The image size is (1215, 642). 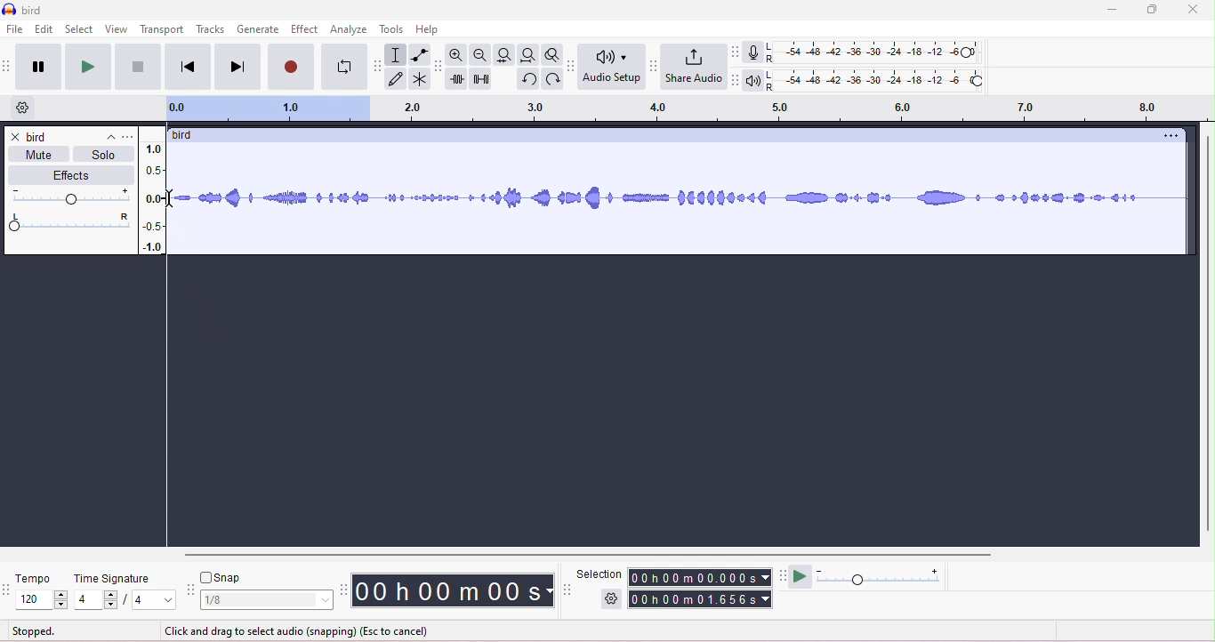 What do you see at coordinates (678, 194) in the screenshot?
I see `waveform` at bounding box center [678, 194].